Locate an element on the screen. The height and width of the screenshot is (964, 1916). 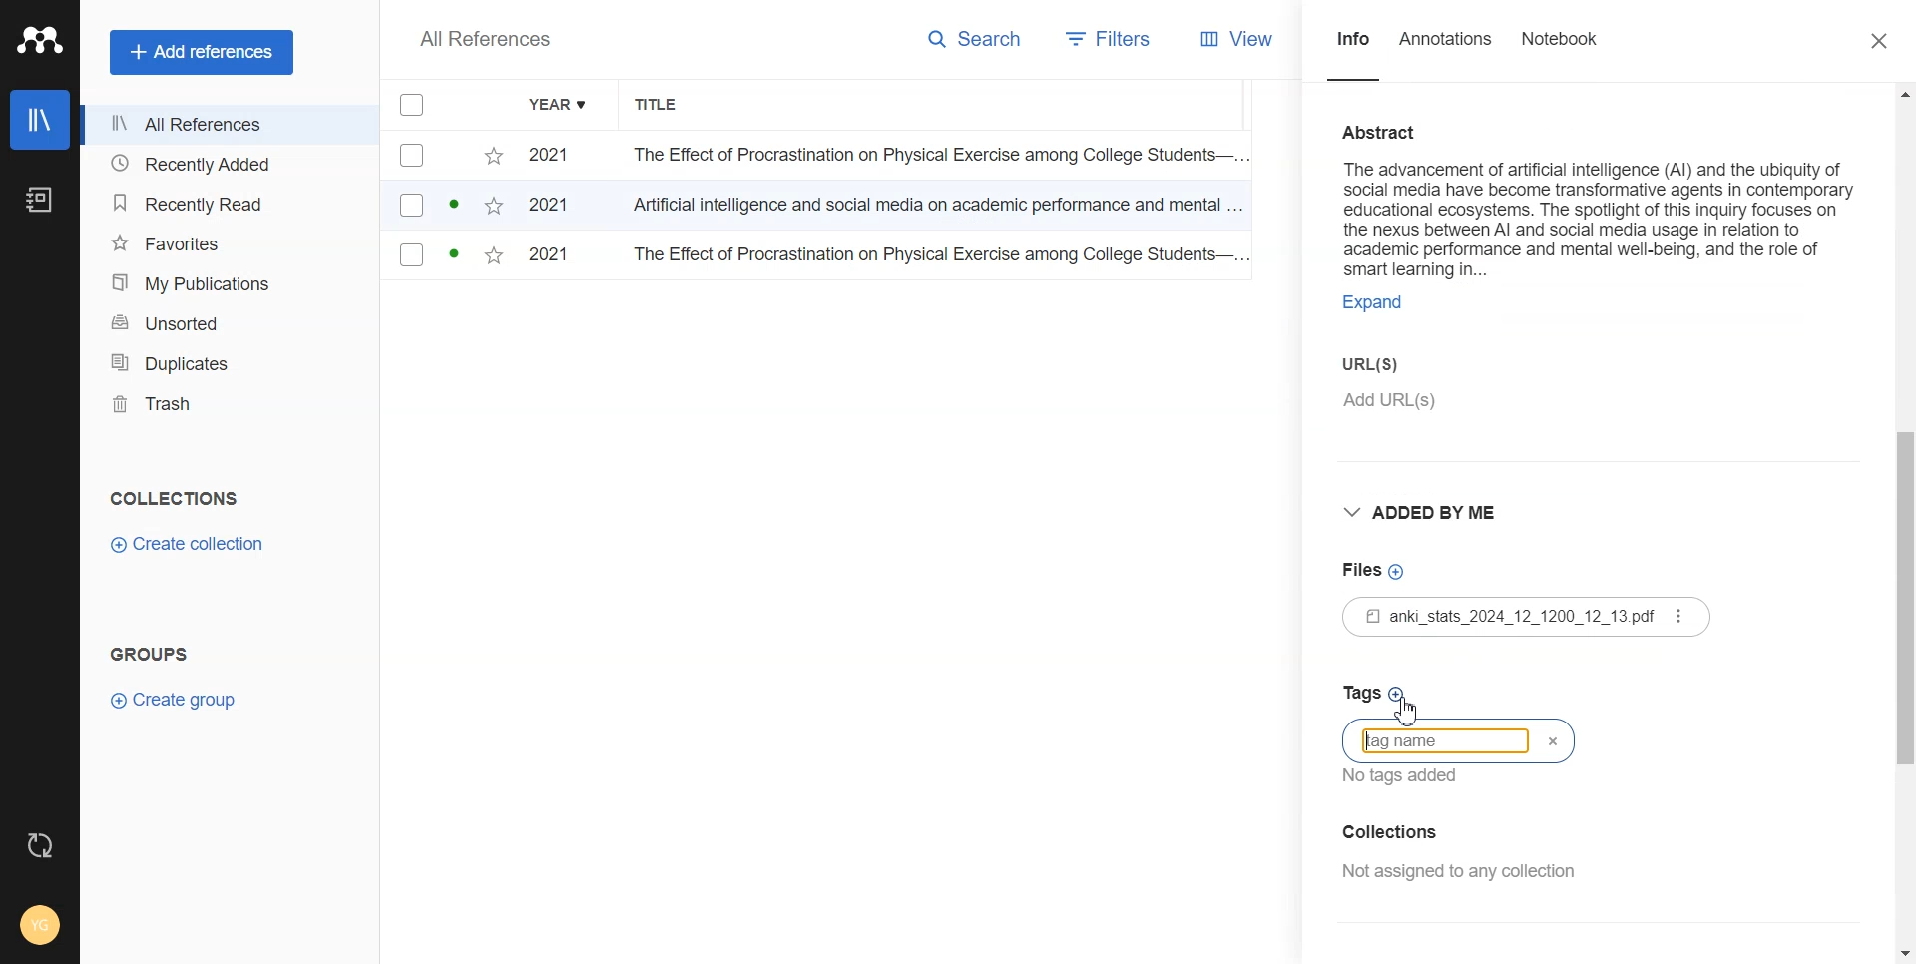
Create collection is located at coordinates (187, 545).